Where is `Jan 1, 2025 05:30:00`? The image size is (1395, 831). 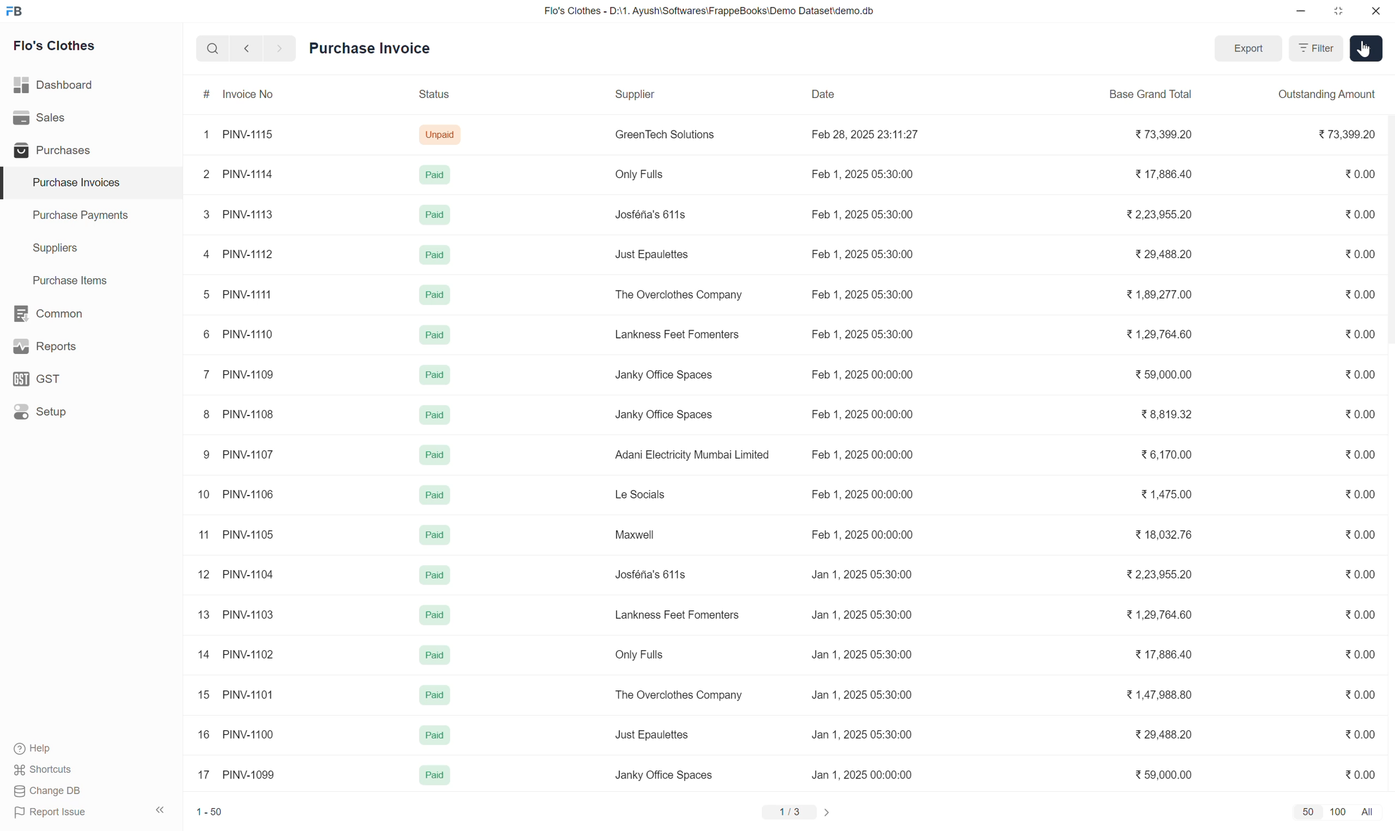 Jan 1, 2025 05:30:00 is located at coordinates (865, 655).